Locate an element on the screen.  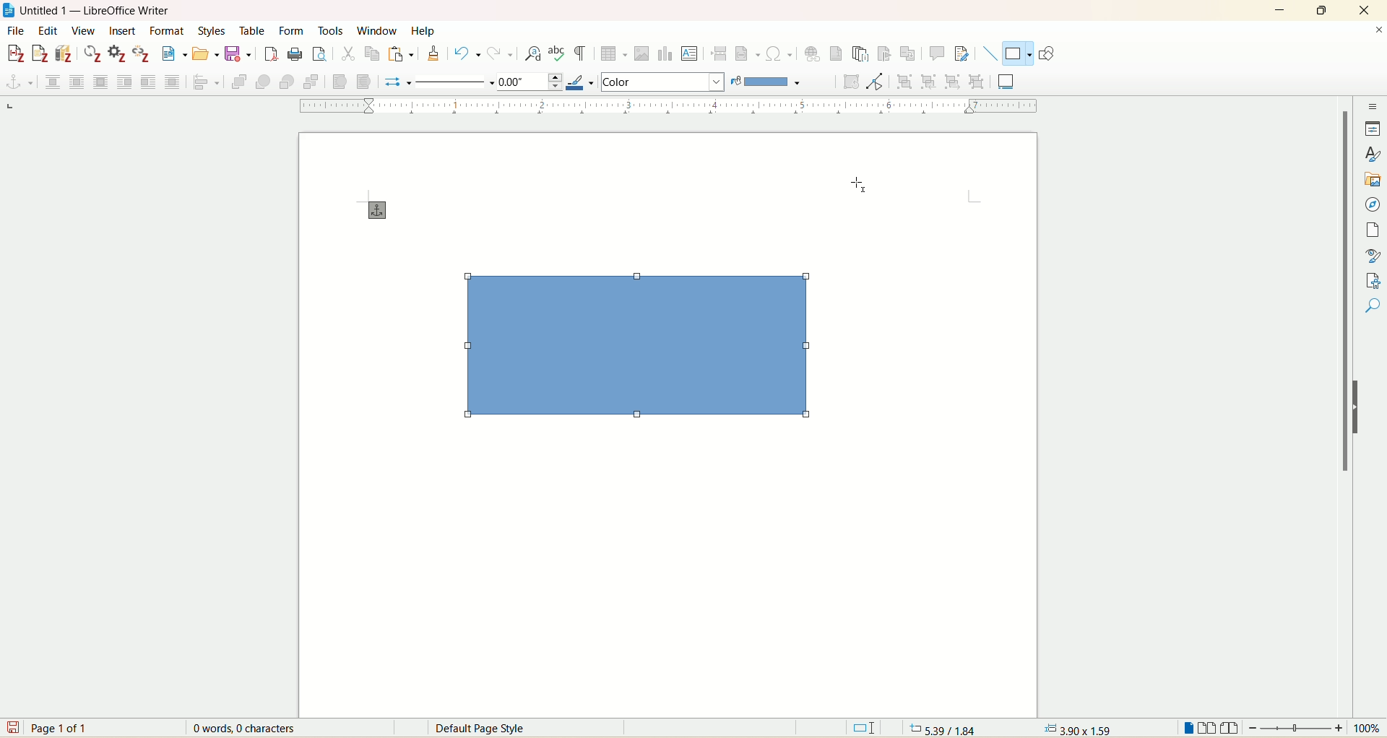
document name is located at coordinates (103, 11).